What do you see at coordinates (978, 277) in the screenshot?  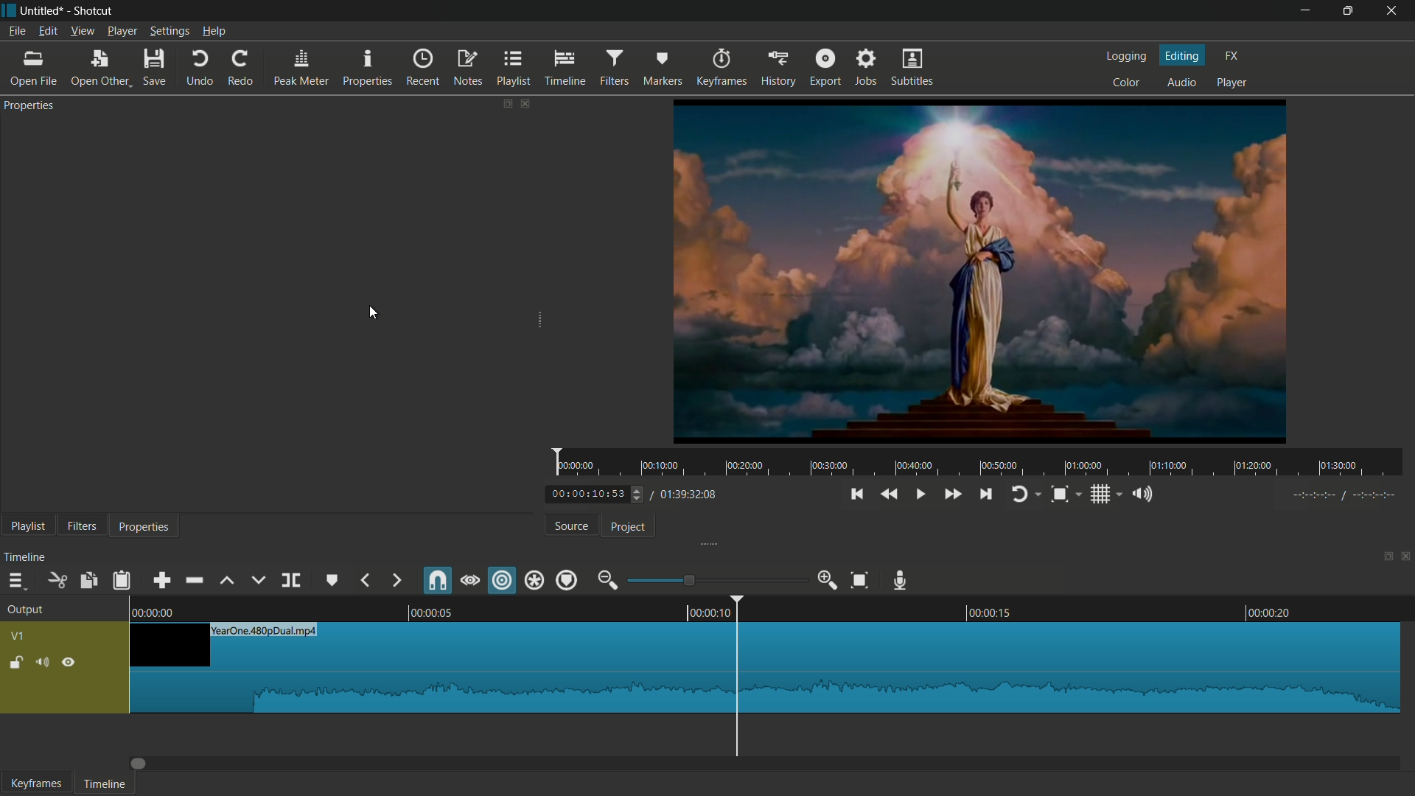 I see `preview video` at bounding box center [978, 277].